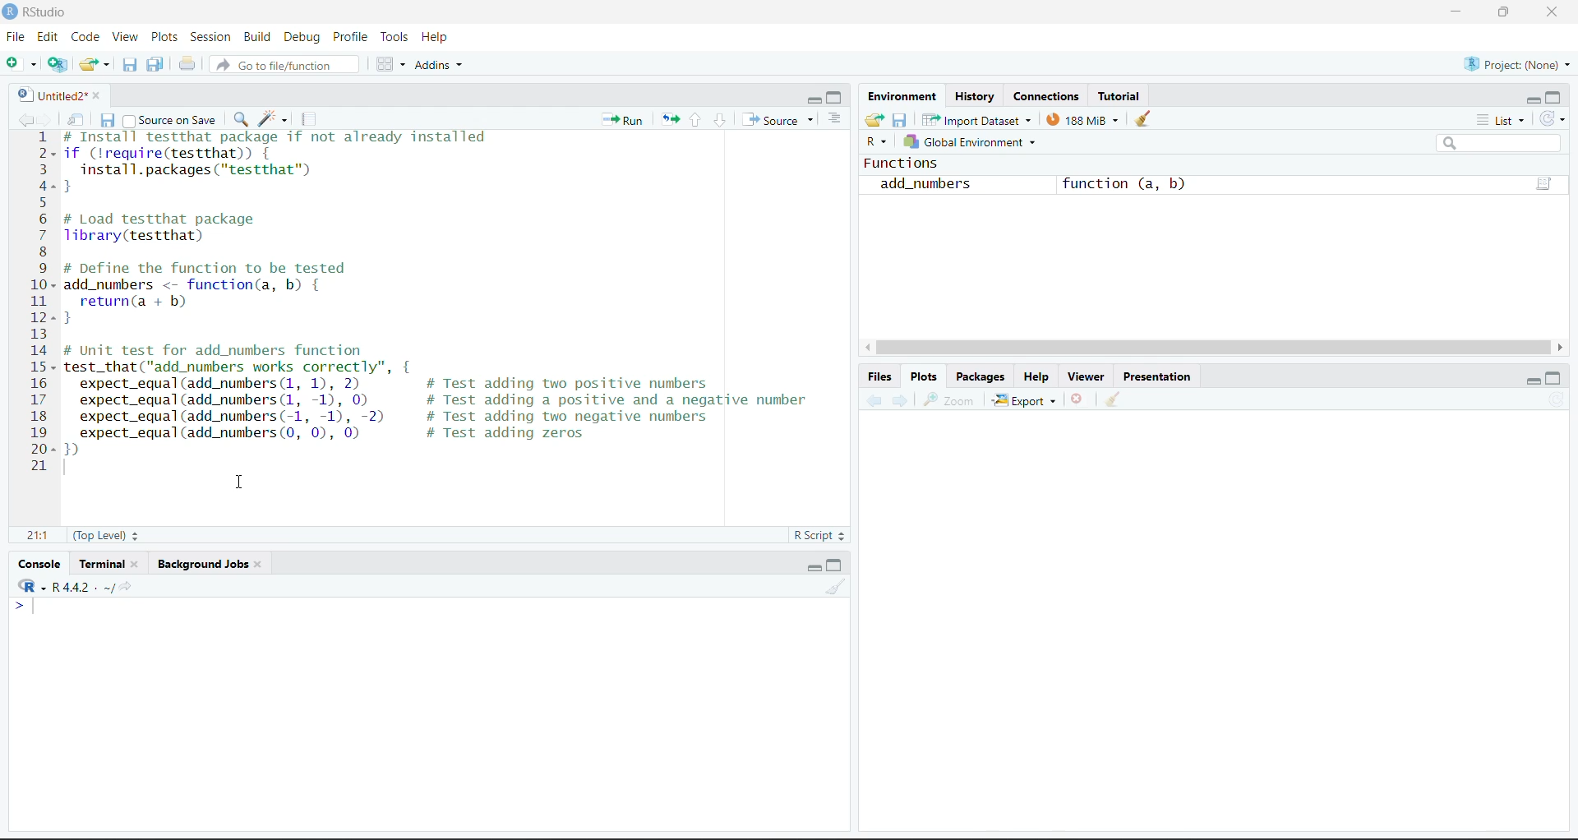  What do you see at coordinates (436, 37) in the screenshot?
I see `Help` at bounding box center [436, 37].